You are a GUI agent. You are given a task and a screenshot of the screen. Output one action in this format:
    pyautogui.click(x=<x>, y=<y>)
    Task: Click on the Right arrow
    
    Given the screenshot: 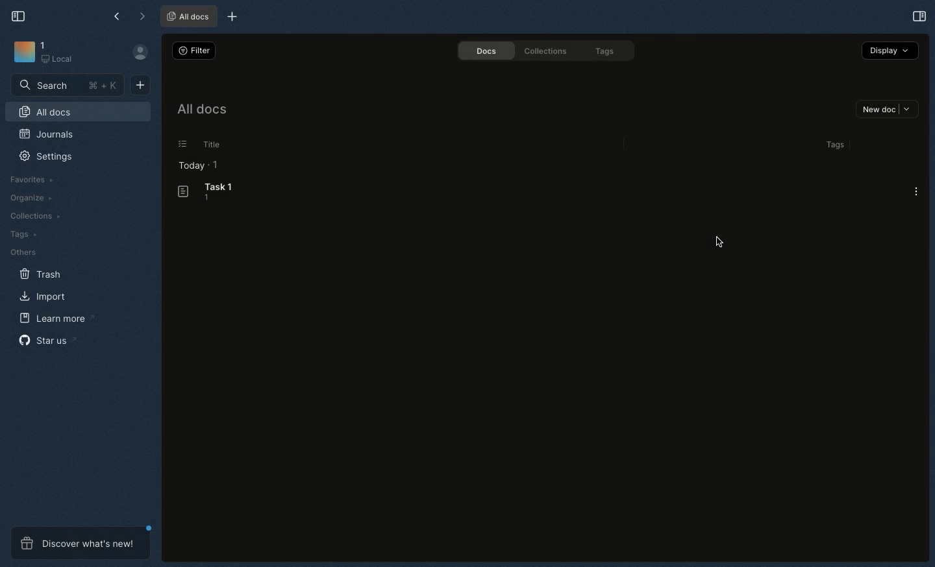 What is the action you would take?
    pyautogui.click(x=142, y=16)
    